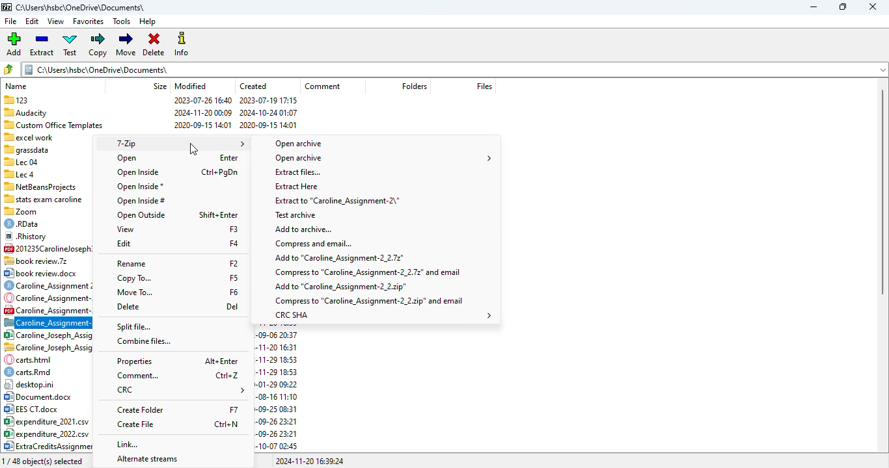  I want to click on test, so click(70, 45).